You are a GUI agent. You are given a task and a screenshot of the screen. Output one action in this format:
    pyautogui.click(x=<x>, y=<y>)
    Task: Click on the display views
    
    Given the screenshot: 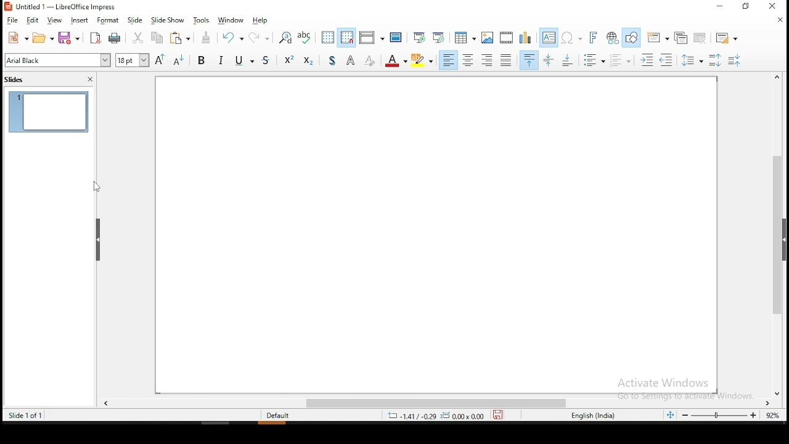 What is the action you would take?
    pyautogui.click(x=370, y=36)
    